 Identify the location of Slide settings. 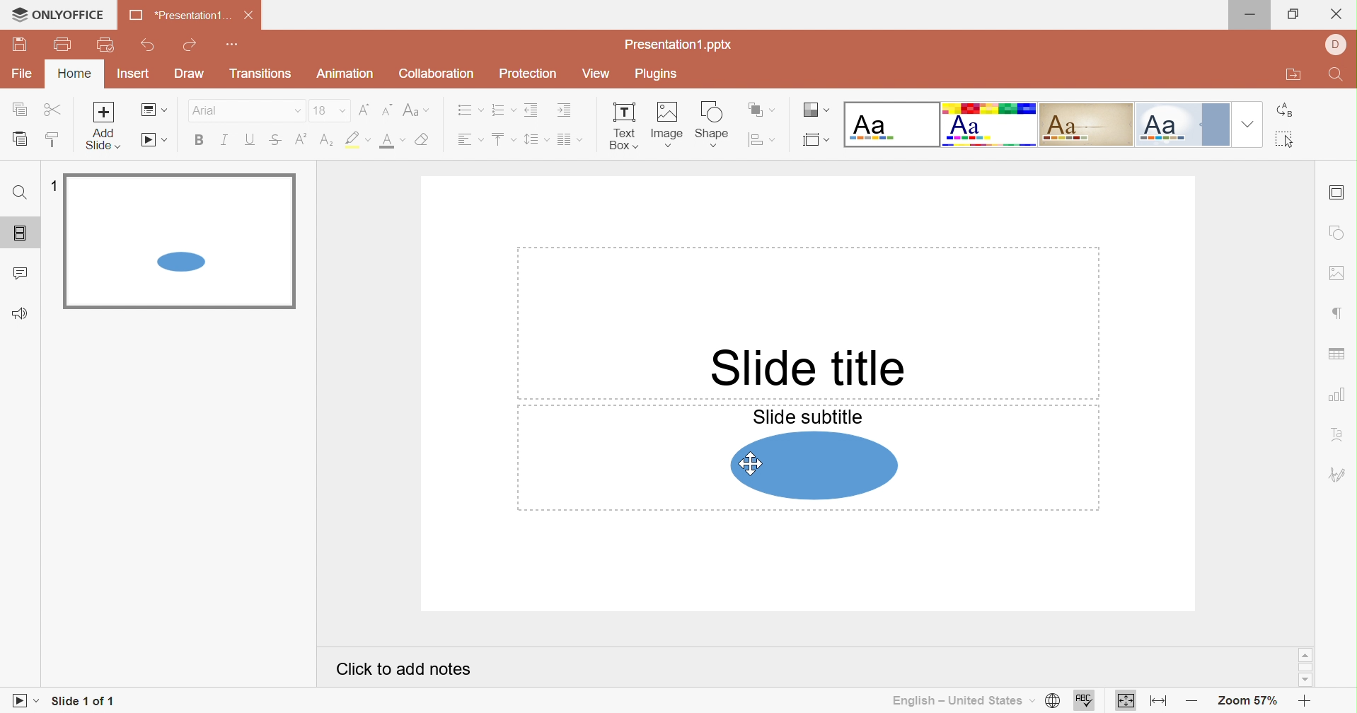
(1338, 193).